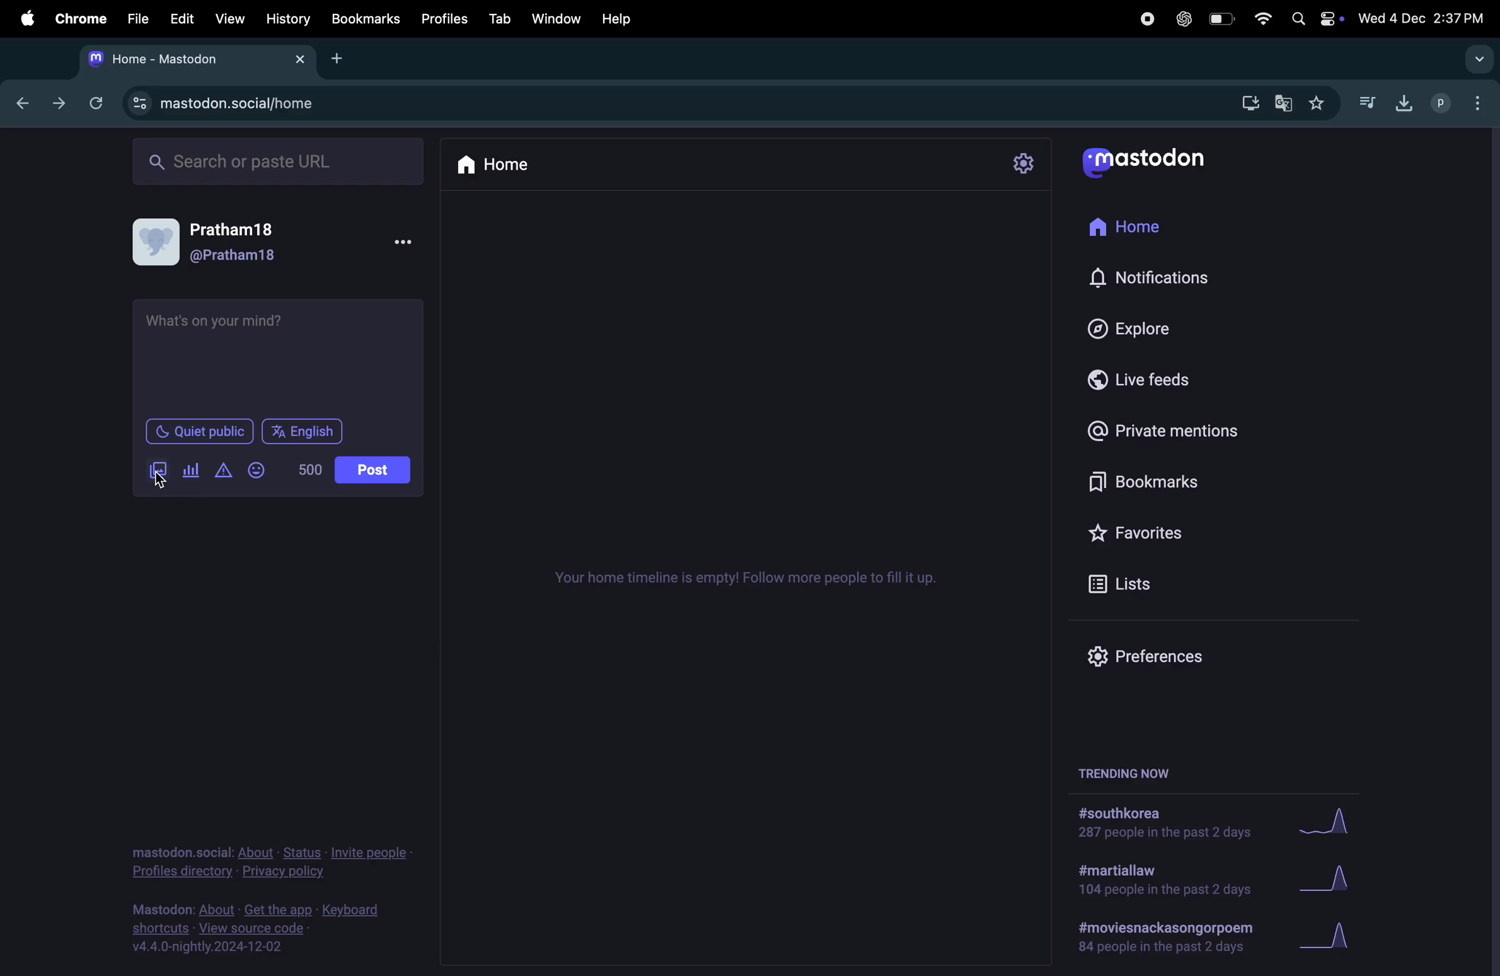  What do you see at coordinates (1424, 15) in the screenshot?
I see `date and time` at bounding box center [1424, 15].